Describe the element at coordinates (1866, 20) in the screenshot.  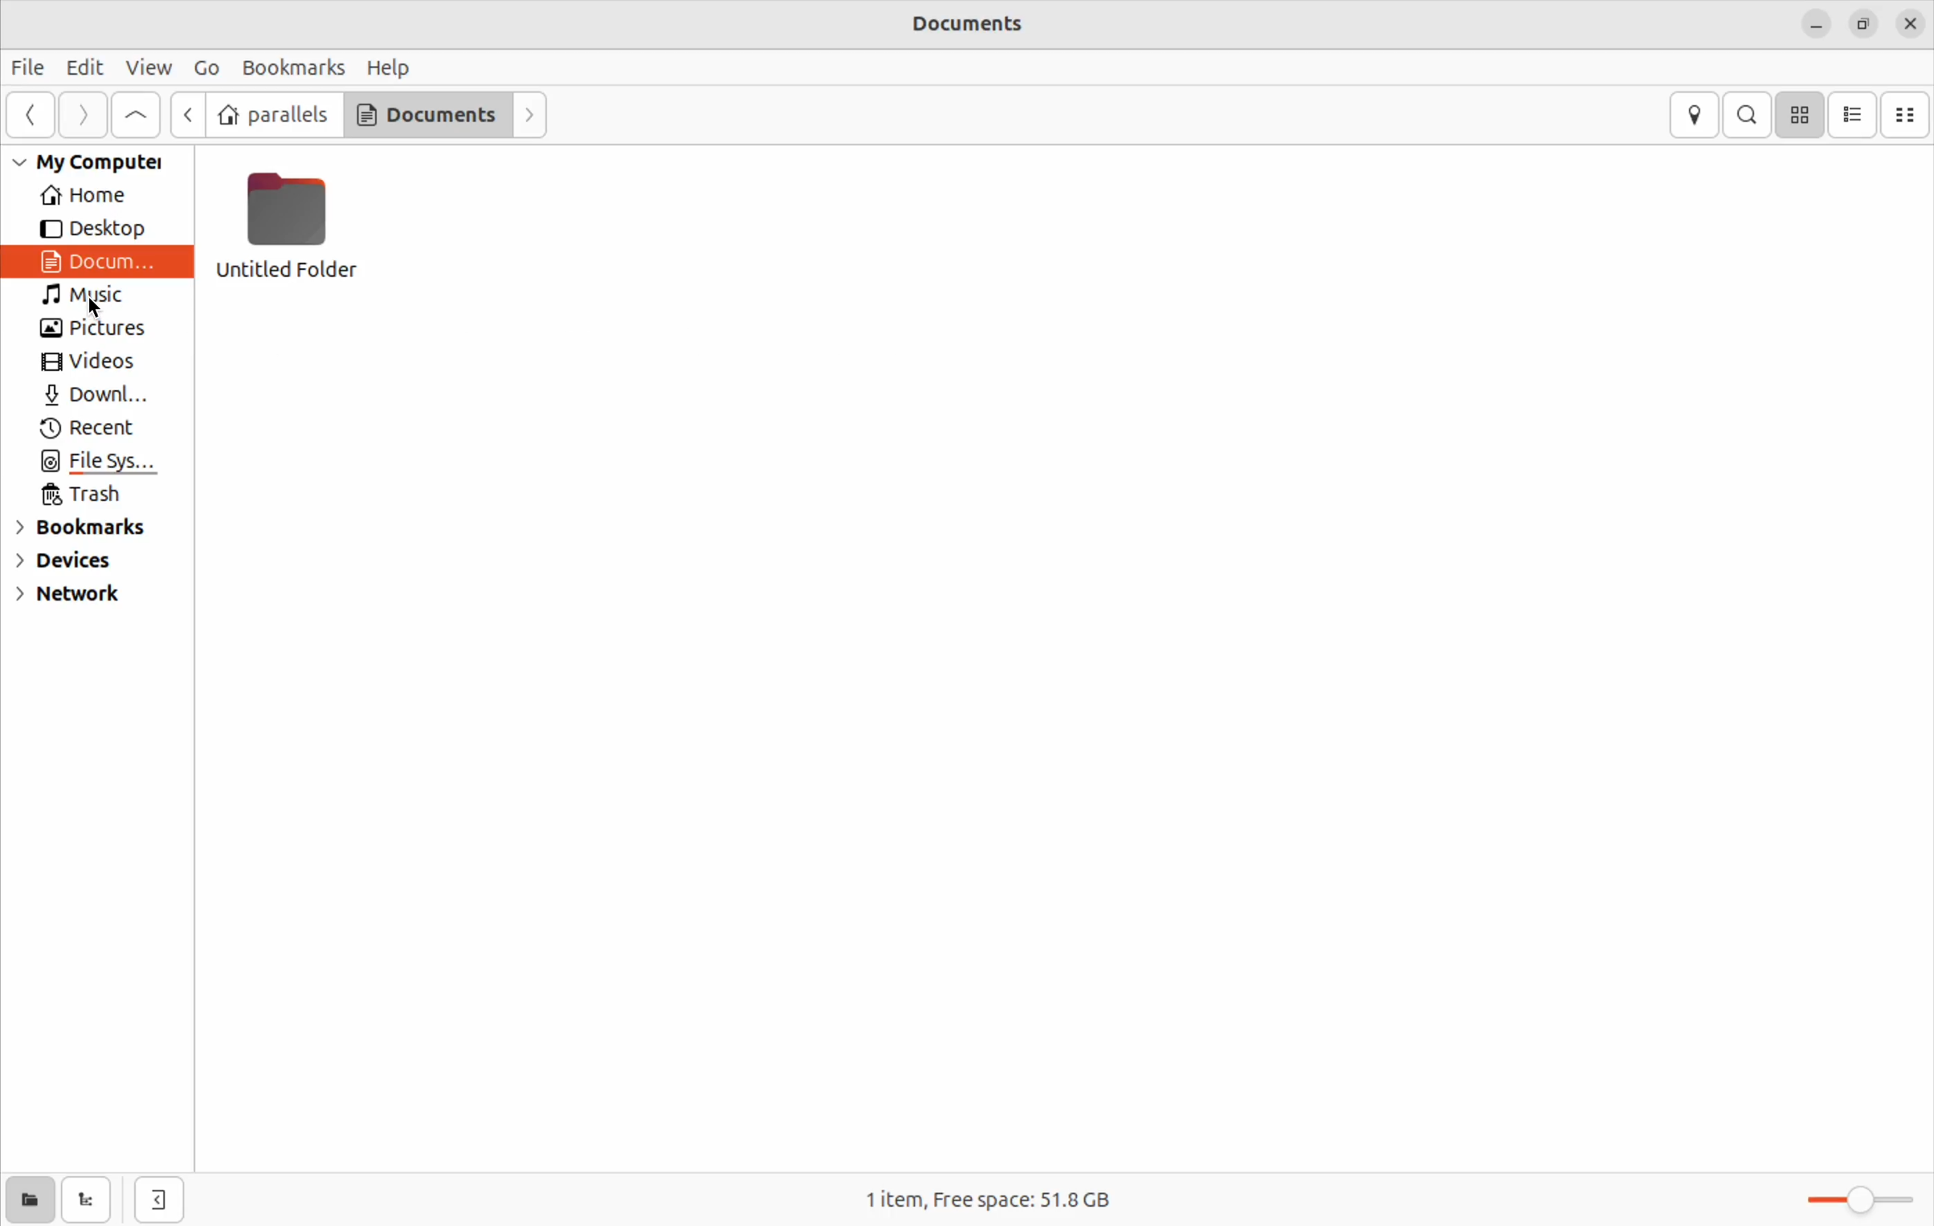
I see `resize` at that location.